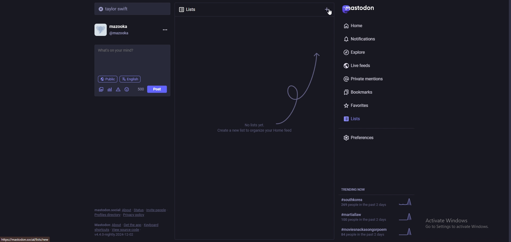  What do you see at coordinates (378, 66) in the screenshot?
I see `live feeds` at bounding box center [378, 66].